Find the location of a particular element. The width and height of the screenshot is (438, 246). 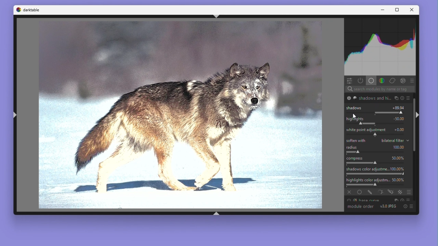

-50.00 is located at coordinates (399, 119).